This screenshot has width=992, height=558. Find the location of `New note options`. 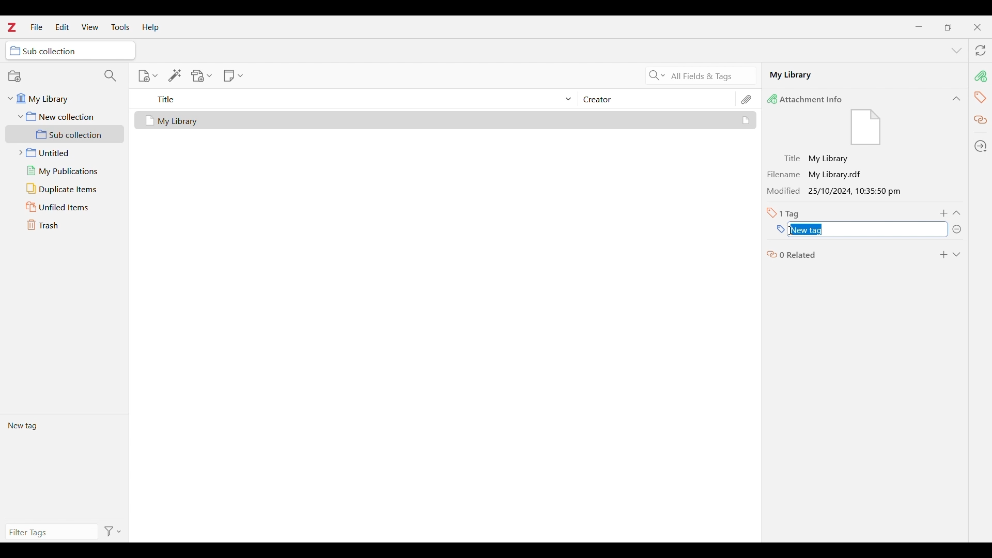

New note options is located at coordinates (234, 76).